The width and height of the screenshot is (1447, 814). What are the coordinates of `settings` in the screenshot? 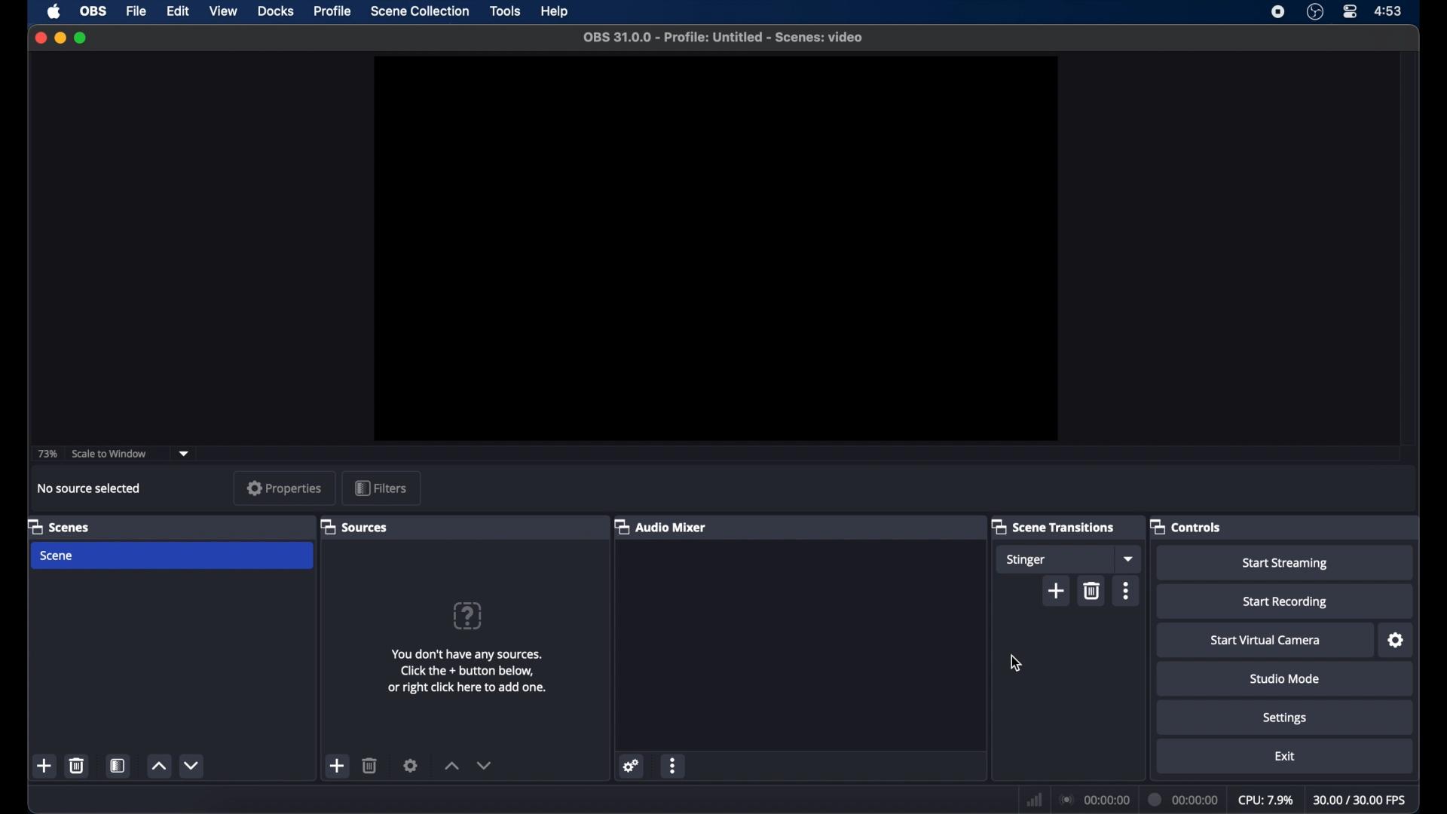 It's located at (411, 766).